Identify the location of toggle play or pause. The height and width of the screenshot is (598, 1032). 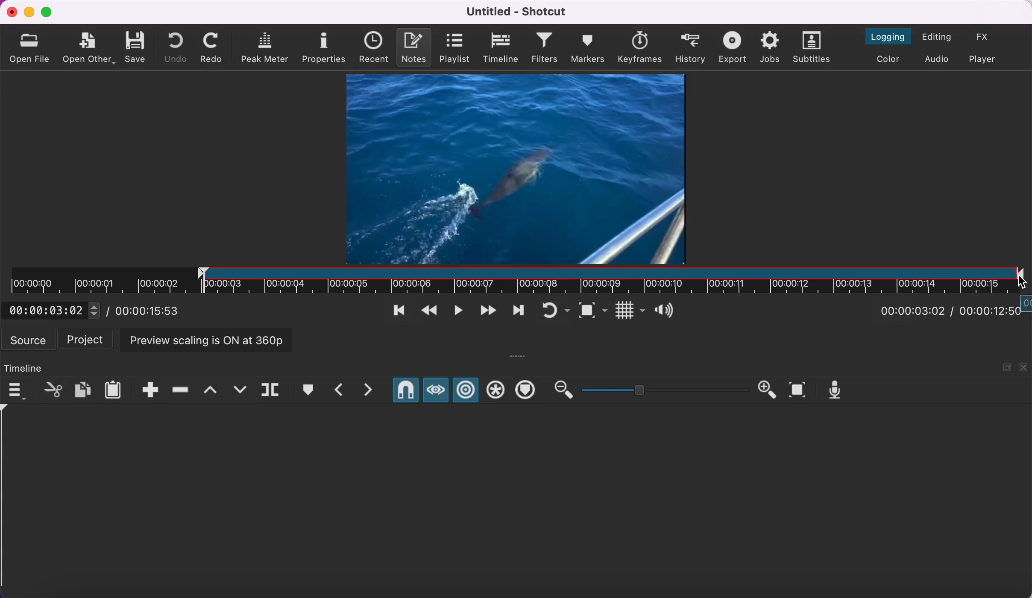
(456, 312).